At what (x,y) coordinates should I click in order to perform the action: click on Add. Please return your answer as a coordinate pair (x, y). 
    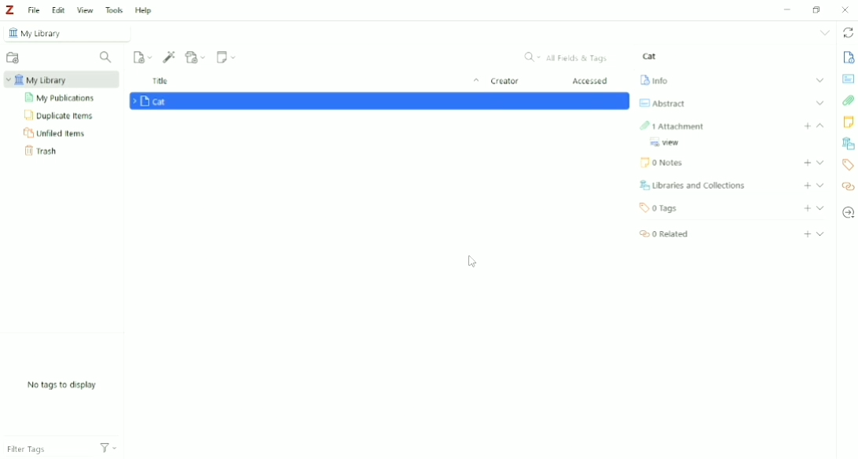
    Looking at the image, I should click on (807, 160).